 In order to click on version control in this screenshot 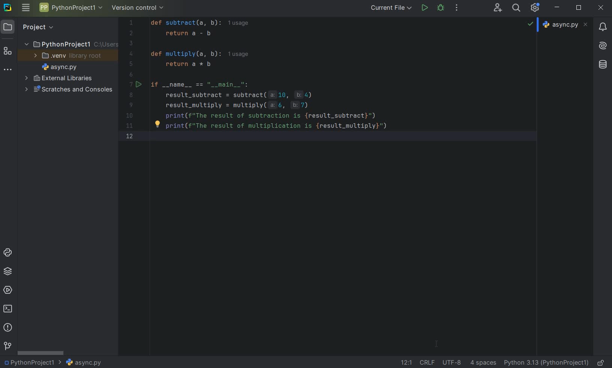, I will do `click(138, 7)`.